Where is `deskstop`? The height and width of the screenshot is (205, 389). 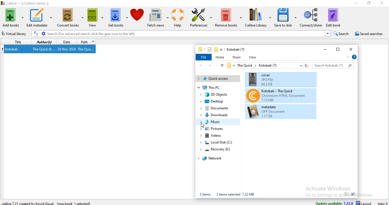
deskstop is located at coordinates (214, 101).